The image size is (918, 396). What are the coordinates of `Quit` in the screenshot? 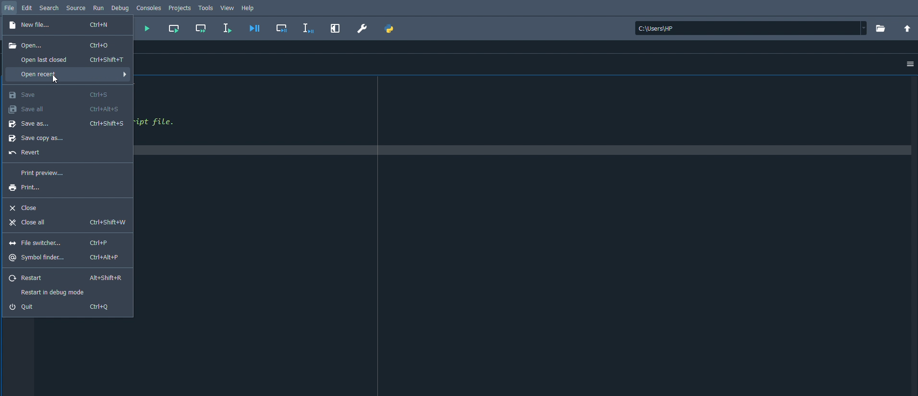 It's located at (62, 307).